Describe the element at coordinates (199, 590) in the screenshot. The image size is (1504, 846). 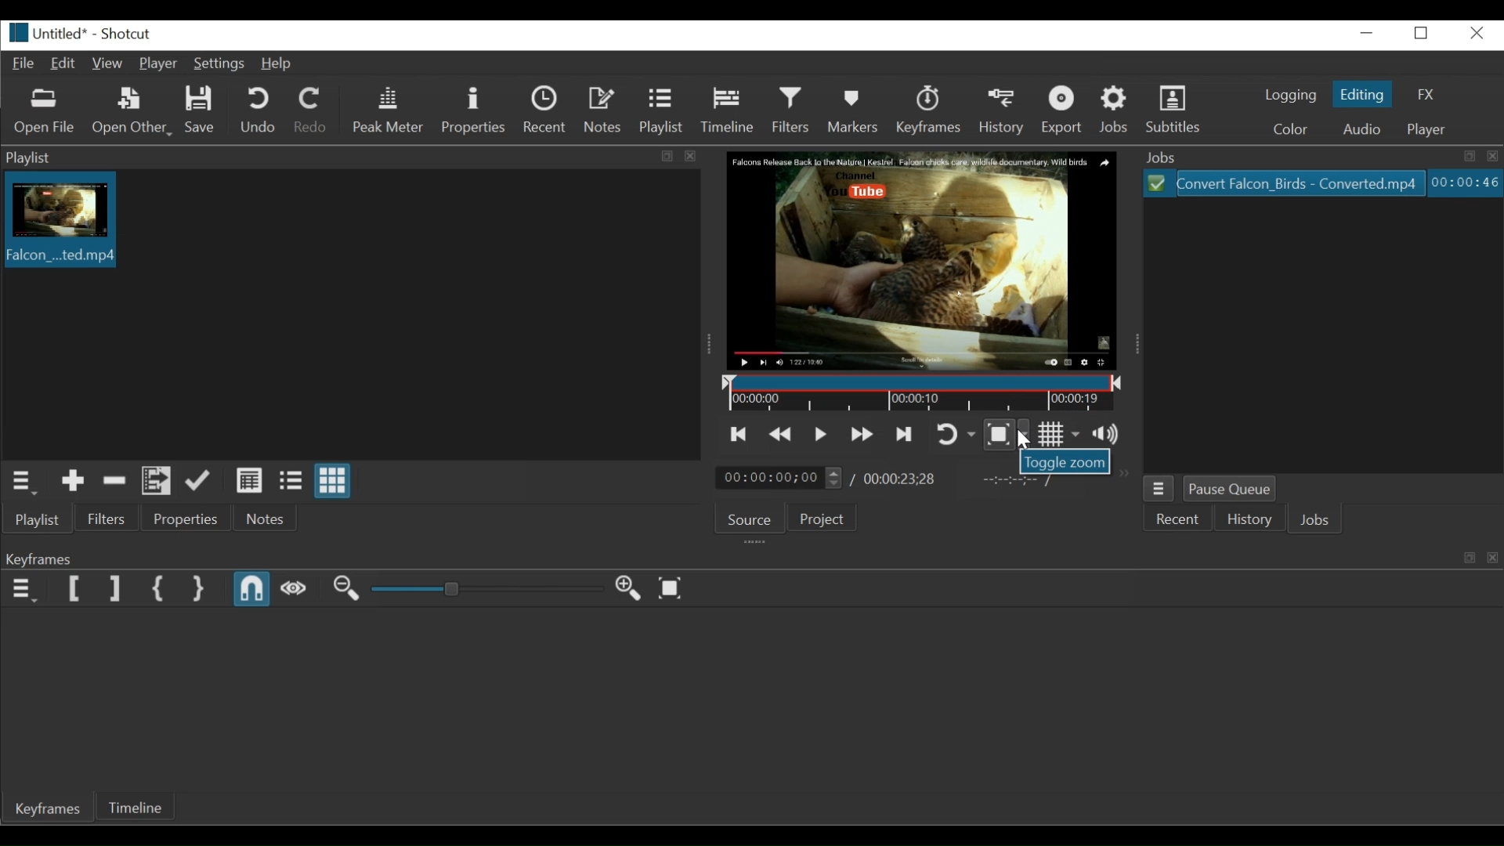
I see `Set Second Simple Keyframe` at that location.